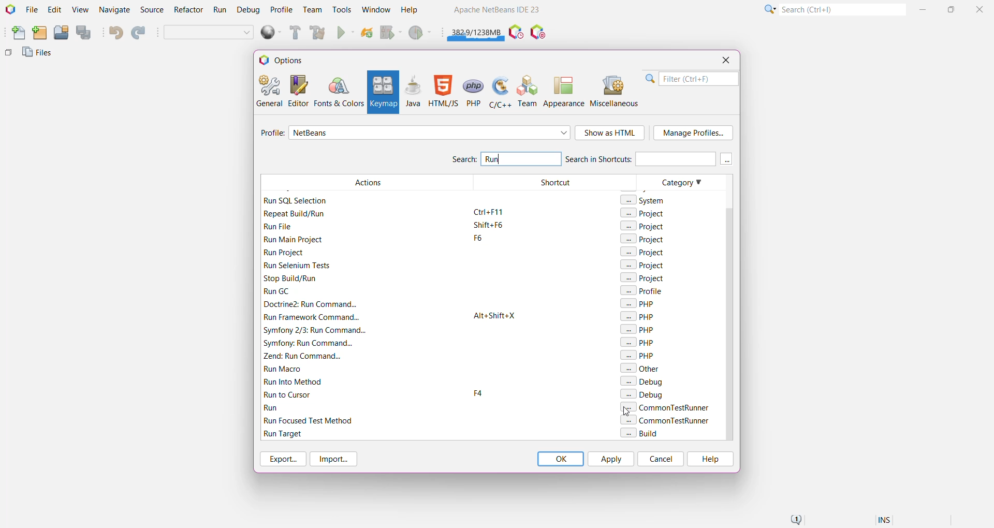 This screenshot has height=528, width=994. I want to click on Search in Shortcuts, so click(640, 158).